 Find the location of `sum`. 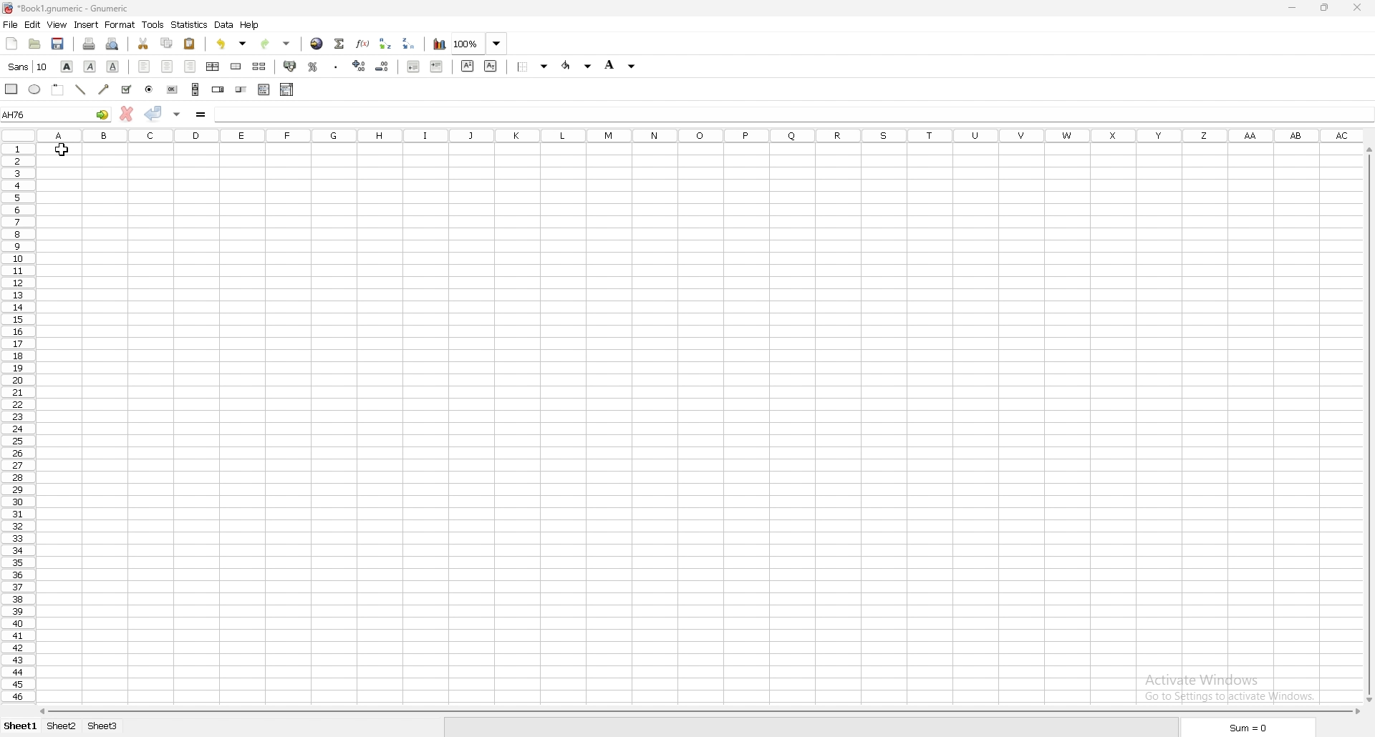

sum is located at coordinates (1247, 727).